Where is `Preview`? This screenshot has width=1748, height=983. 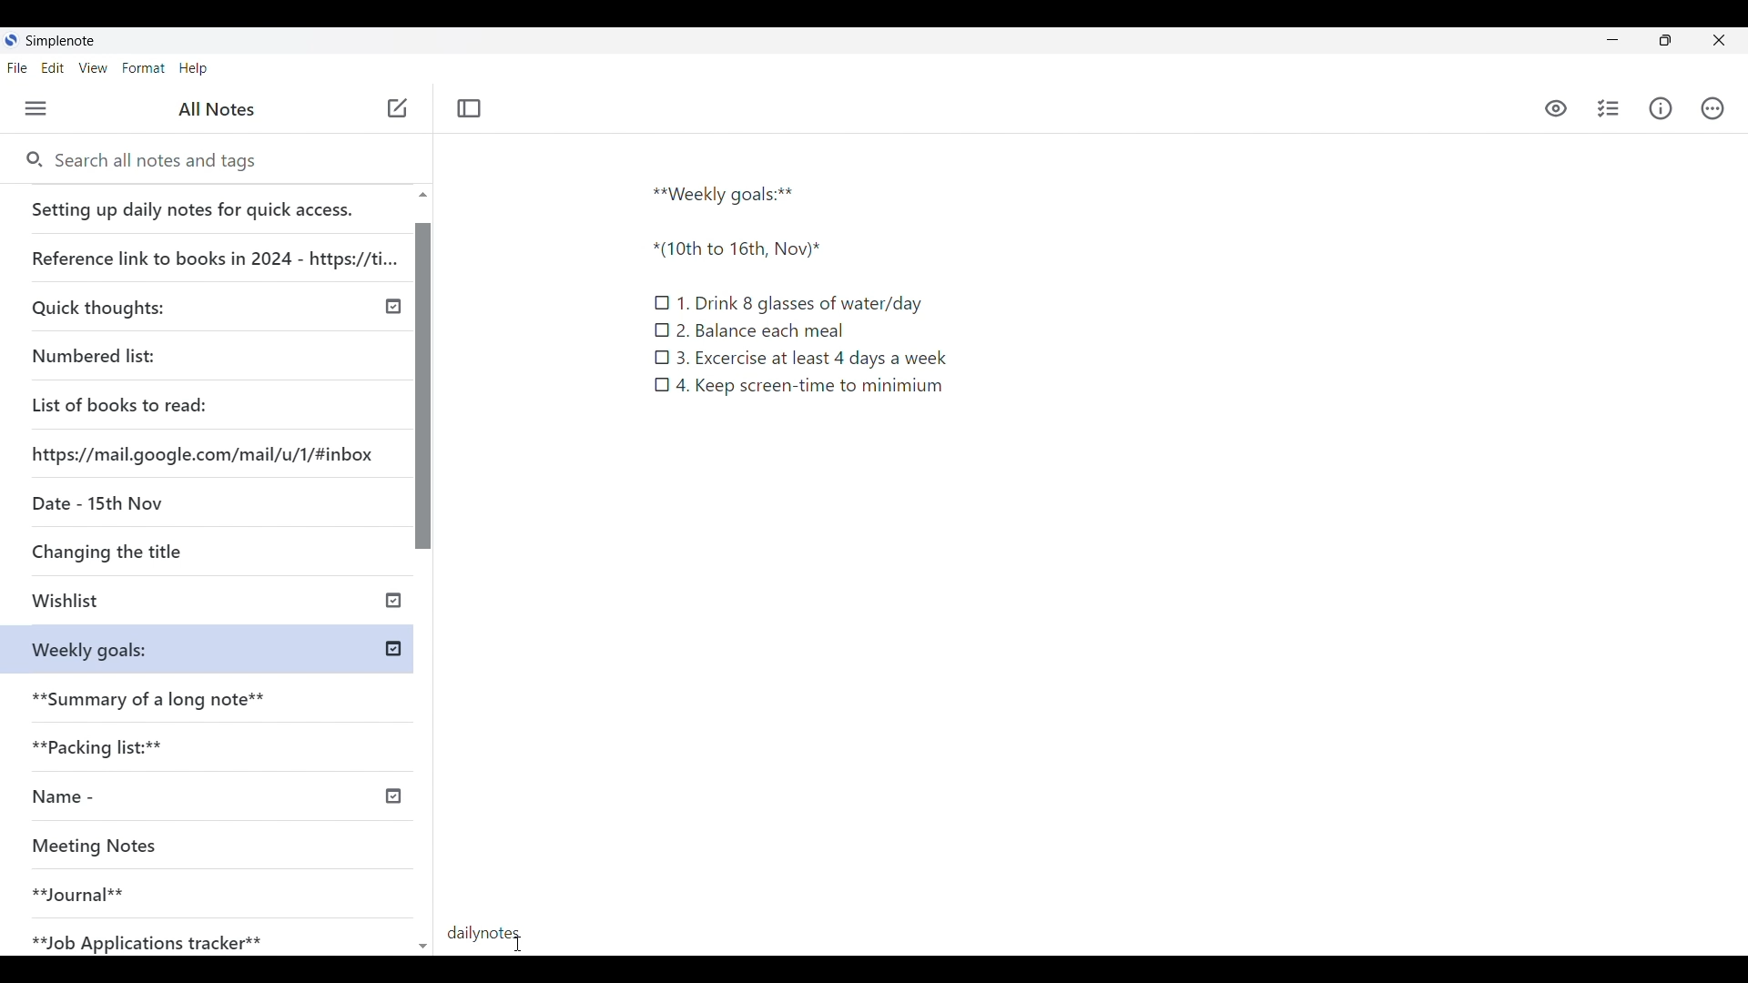
Preview is located at coordinates (1557, 110).